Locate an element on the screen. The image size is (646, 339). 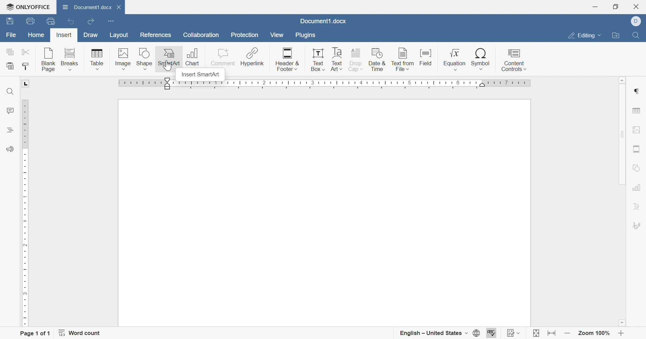
Save is located at coordinates (9, 21).